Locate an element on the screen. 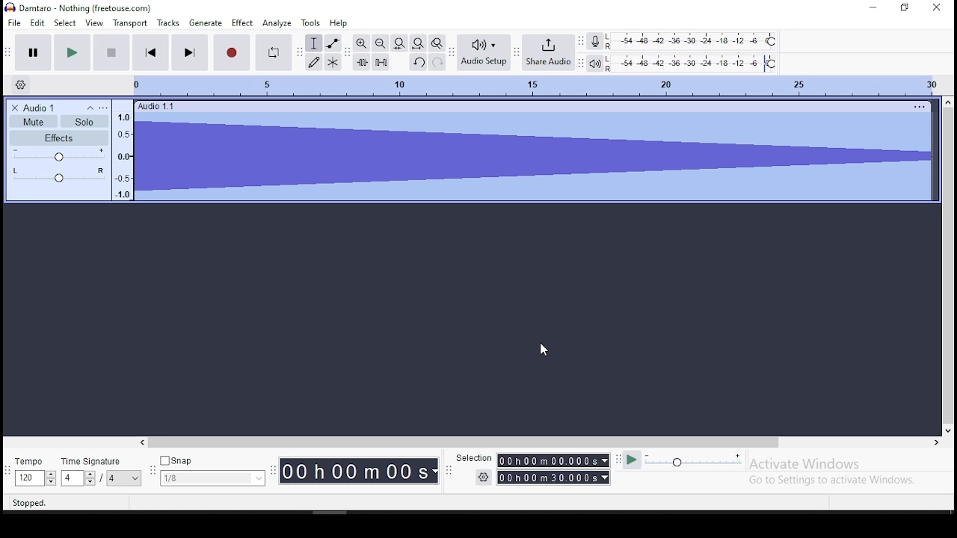  show menu is located at coordinates (274, 477).